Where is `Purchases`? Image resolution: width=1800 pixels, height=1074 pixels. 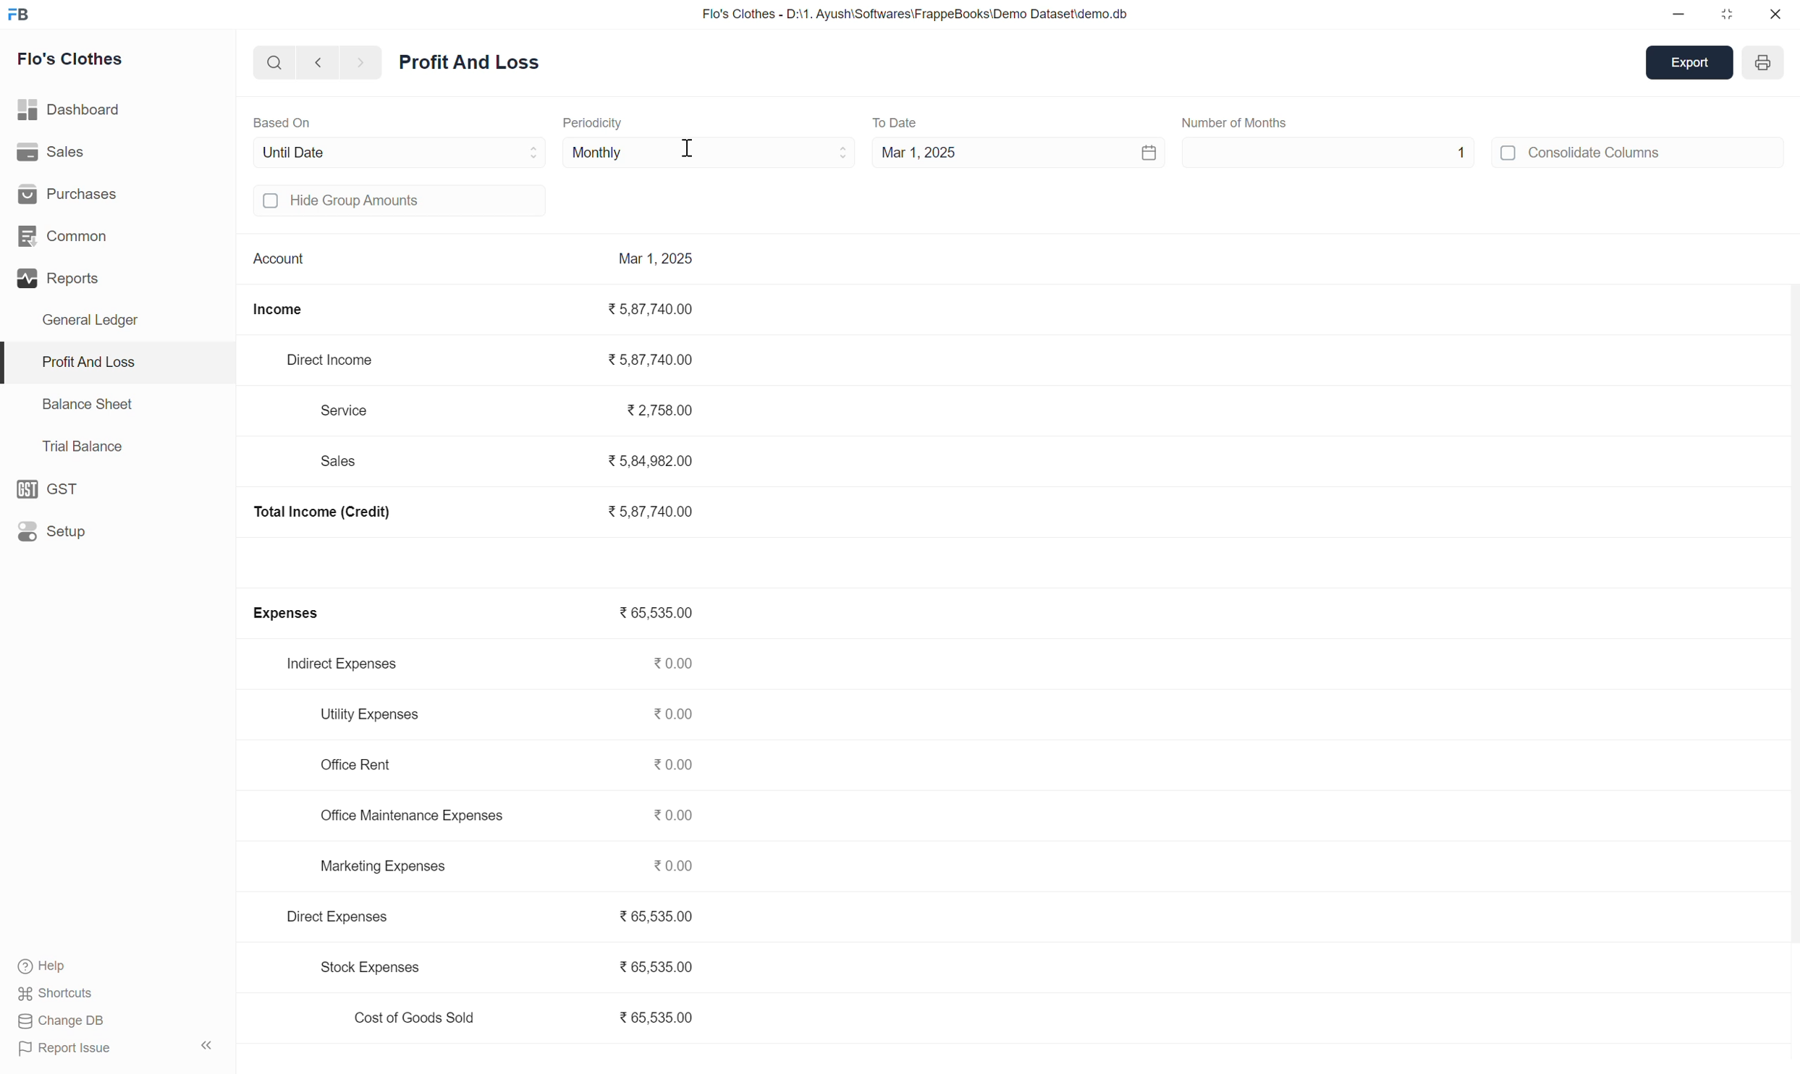
Purchases is located at coordinates (69, 198).